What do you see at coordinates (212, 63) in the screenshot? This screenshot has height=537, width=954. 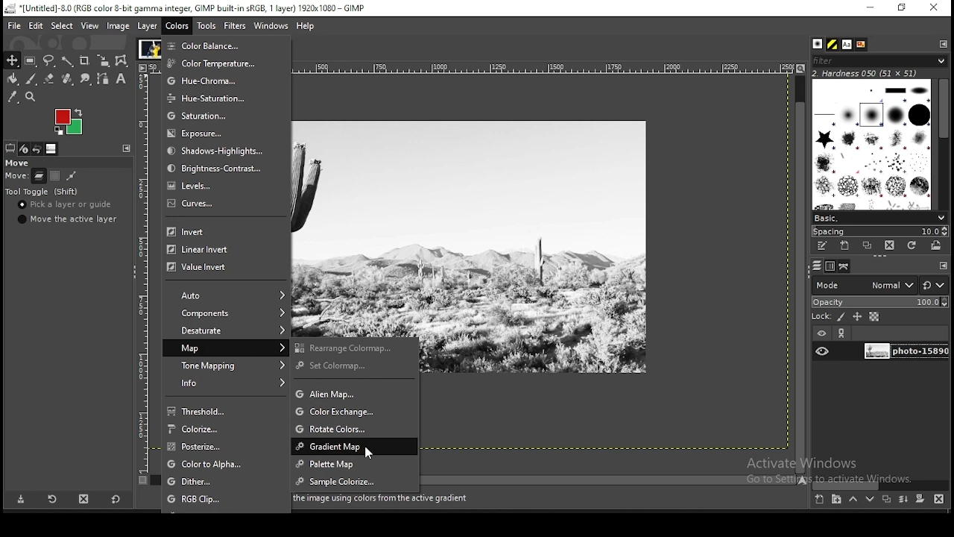 I see `color temperature` at bounding box center [212, 63].